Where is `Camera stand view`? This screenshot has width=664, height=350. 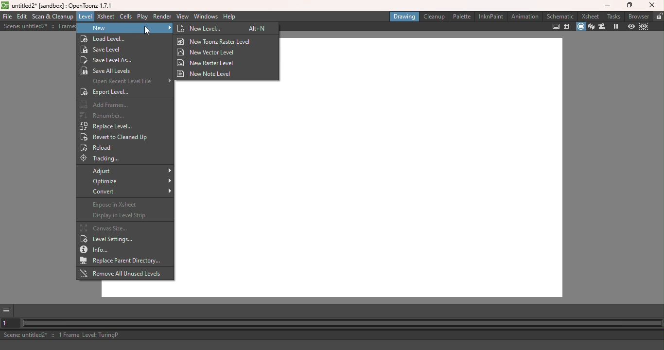 Camera stand view is located at coordinates (581, 27).